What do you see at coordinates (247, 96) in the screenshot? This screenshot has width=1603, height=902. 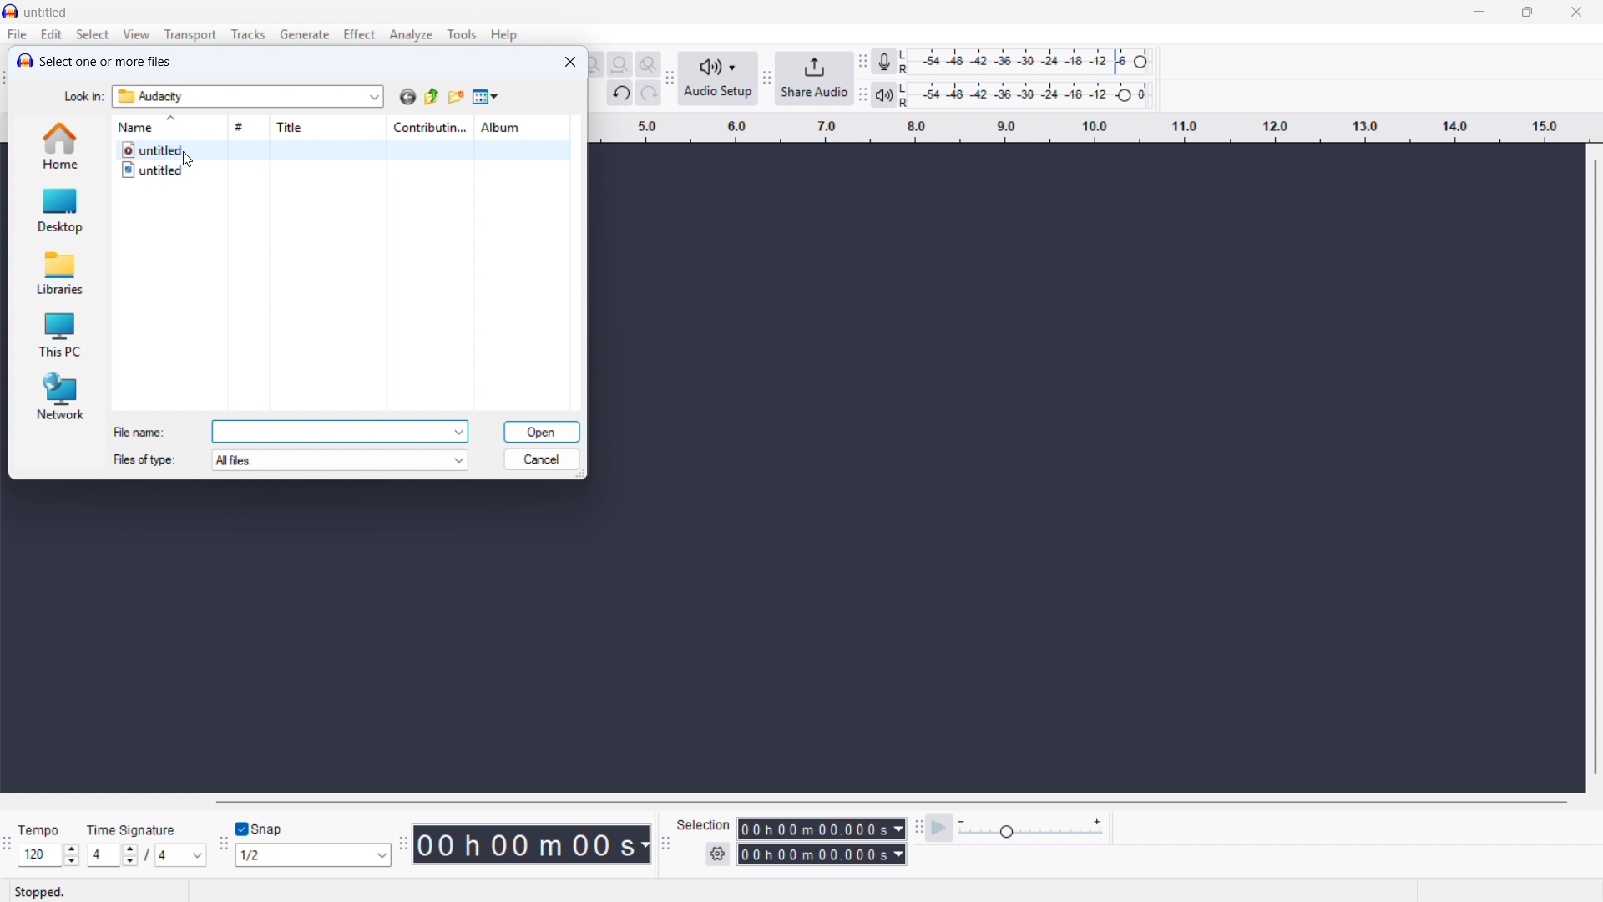 I see `Look in folder` at bounding box center [247, 96].